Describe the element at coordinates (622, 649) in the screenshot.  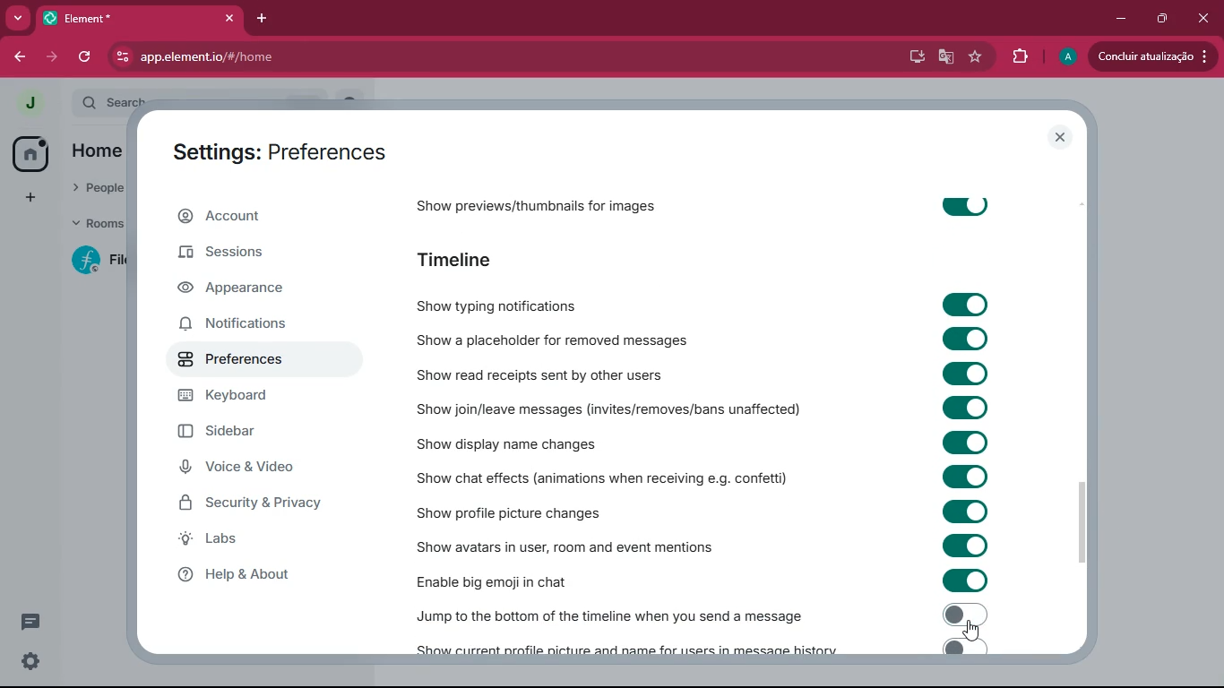
I see `show current  profile picture and name for users in message history` at that location.